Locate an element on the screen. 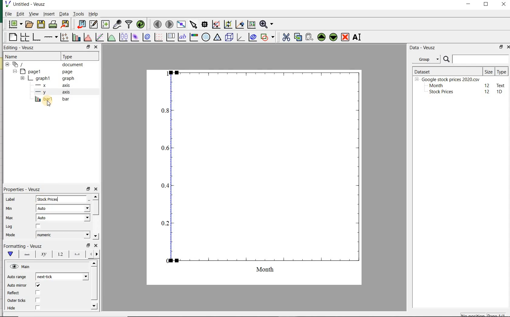 This screenshot has width=510, height=317. x axis is located at coordinates (50, 86).